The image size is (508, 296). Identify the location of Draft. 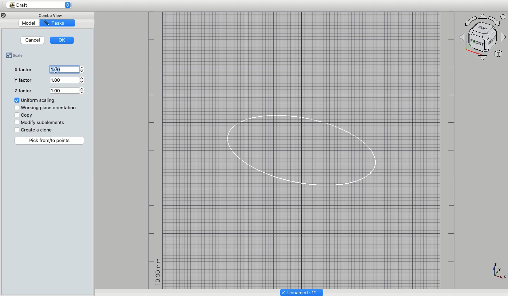
(42, 5).